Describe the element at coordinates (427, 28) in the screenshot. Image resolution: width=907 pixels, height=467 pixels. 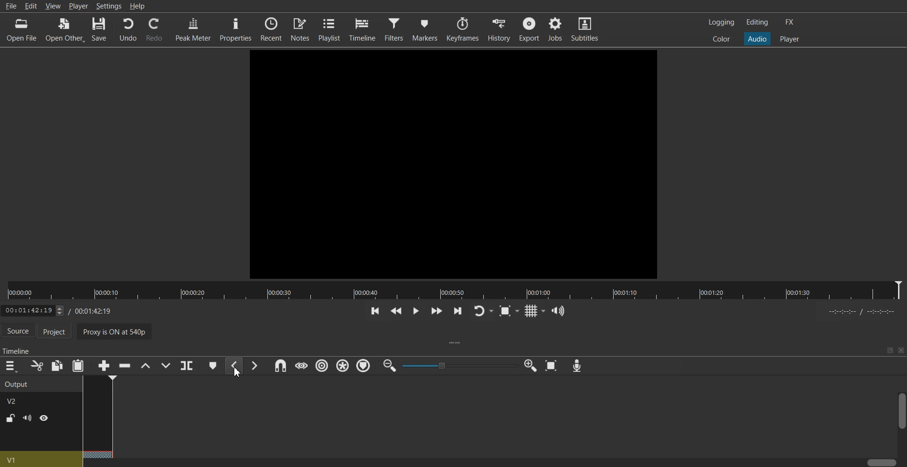
I see `Markers` at that location.